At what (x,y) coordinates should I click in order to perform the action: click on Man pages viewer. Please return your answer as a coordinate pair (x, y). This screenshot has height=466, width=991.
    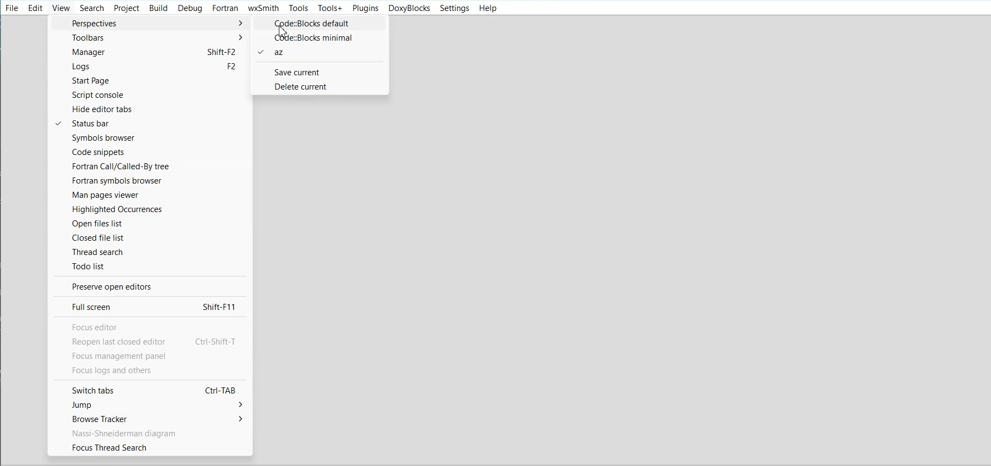
    Looking at the image, I should click on (149, 195).